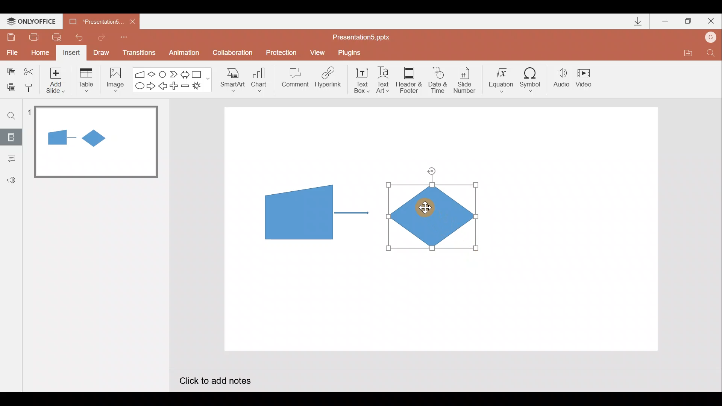 Image resolution: width=722 pixels, height=406 pixels. Describe the element at coordinates (284, 52) in the screenshot. I see `Protection` at that location.